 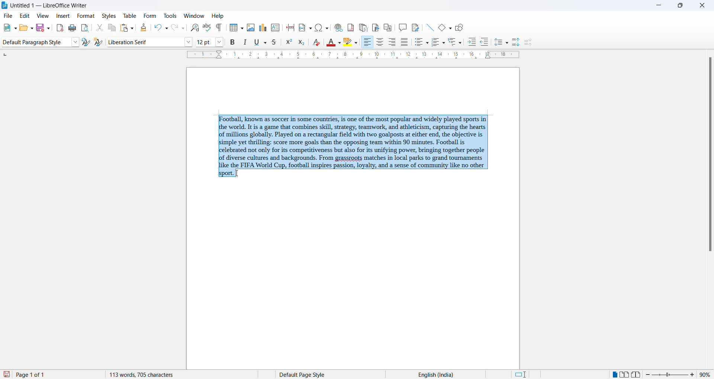 I want to click on spellings, so click(x=208, y=27).